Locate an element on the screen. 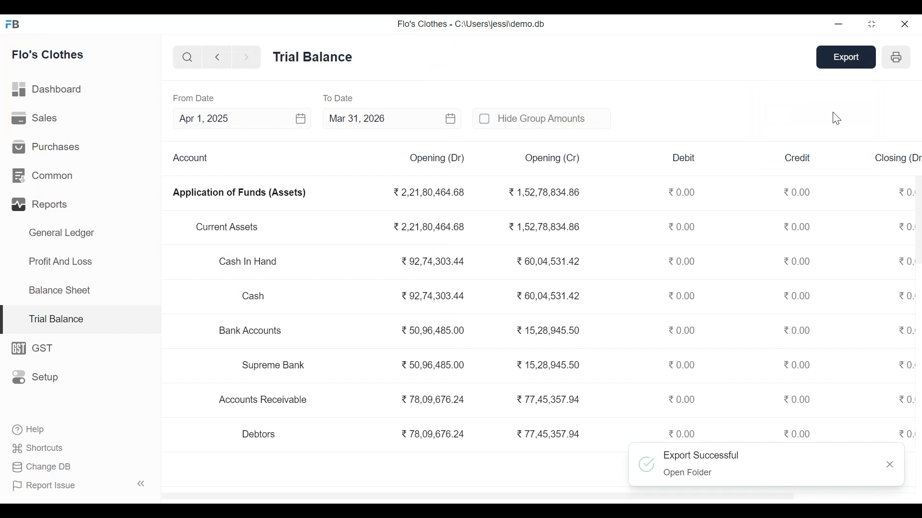 This screenshot has width=922, height=518. Account is located at coordinates (193, 158).